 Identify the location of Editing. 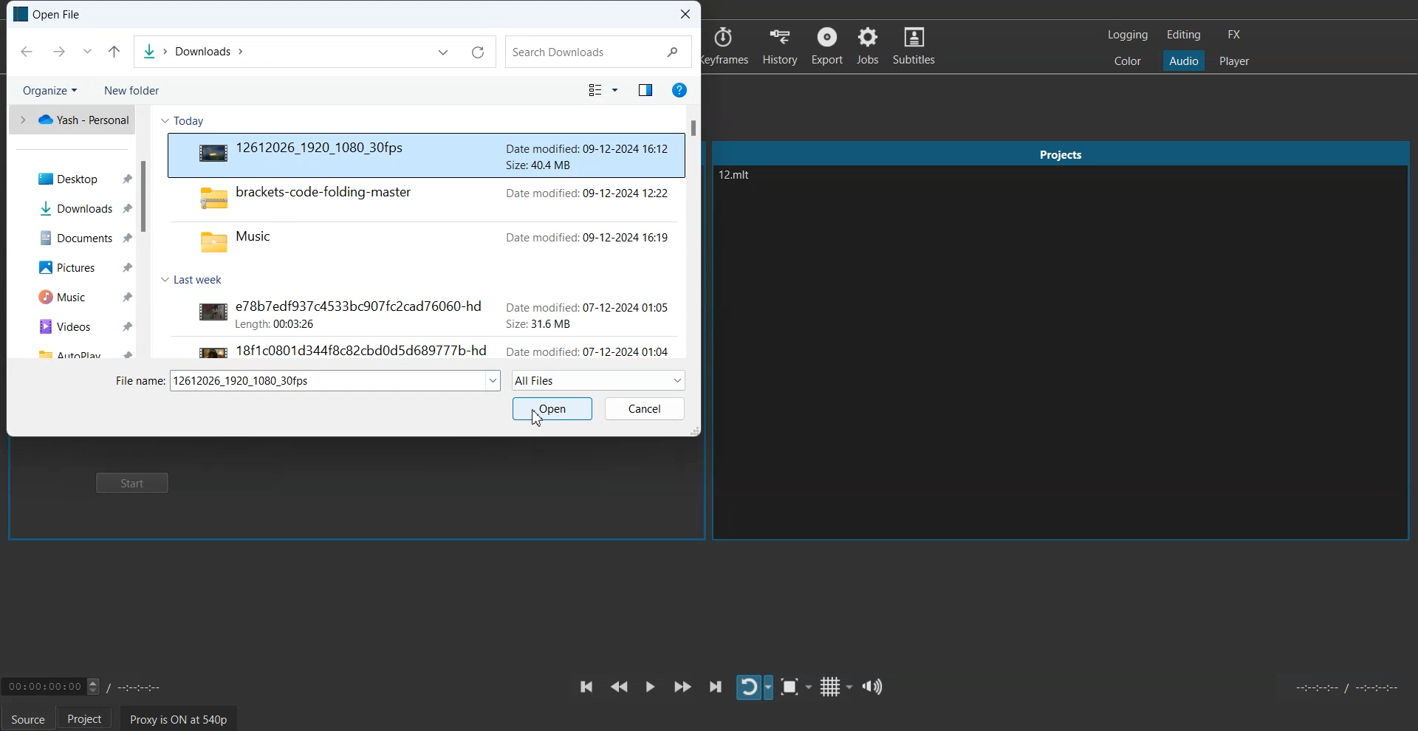
(1184, 34).